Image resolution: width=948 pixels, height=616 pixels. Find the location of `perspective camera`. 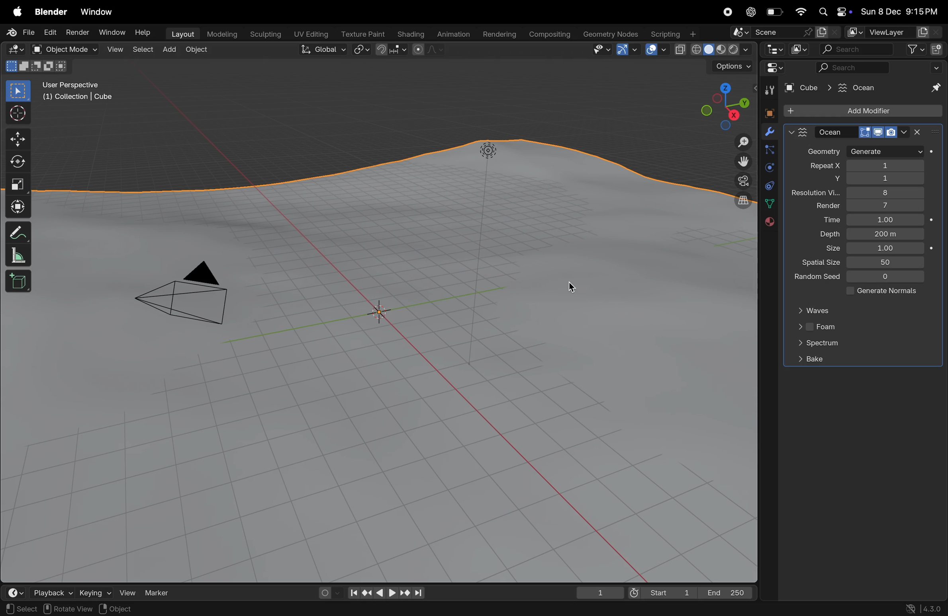

perspective camera is located at coordinates (190, 296).